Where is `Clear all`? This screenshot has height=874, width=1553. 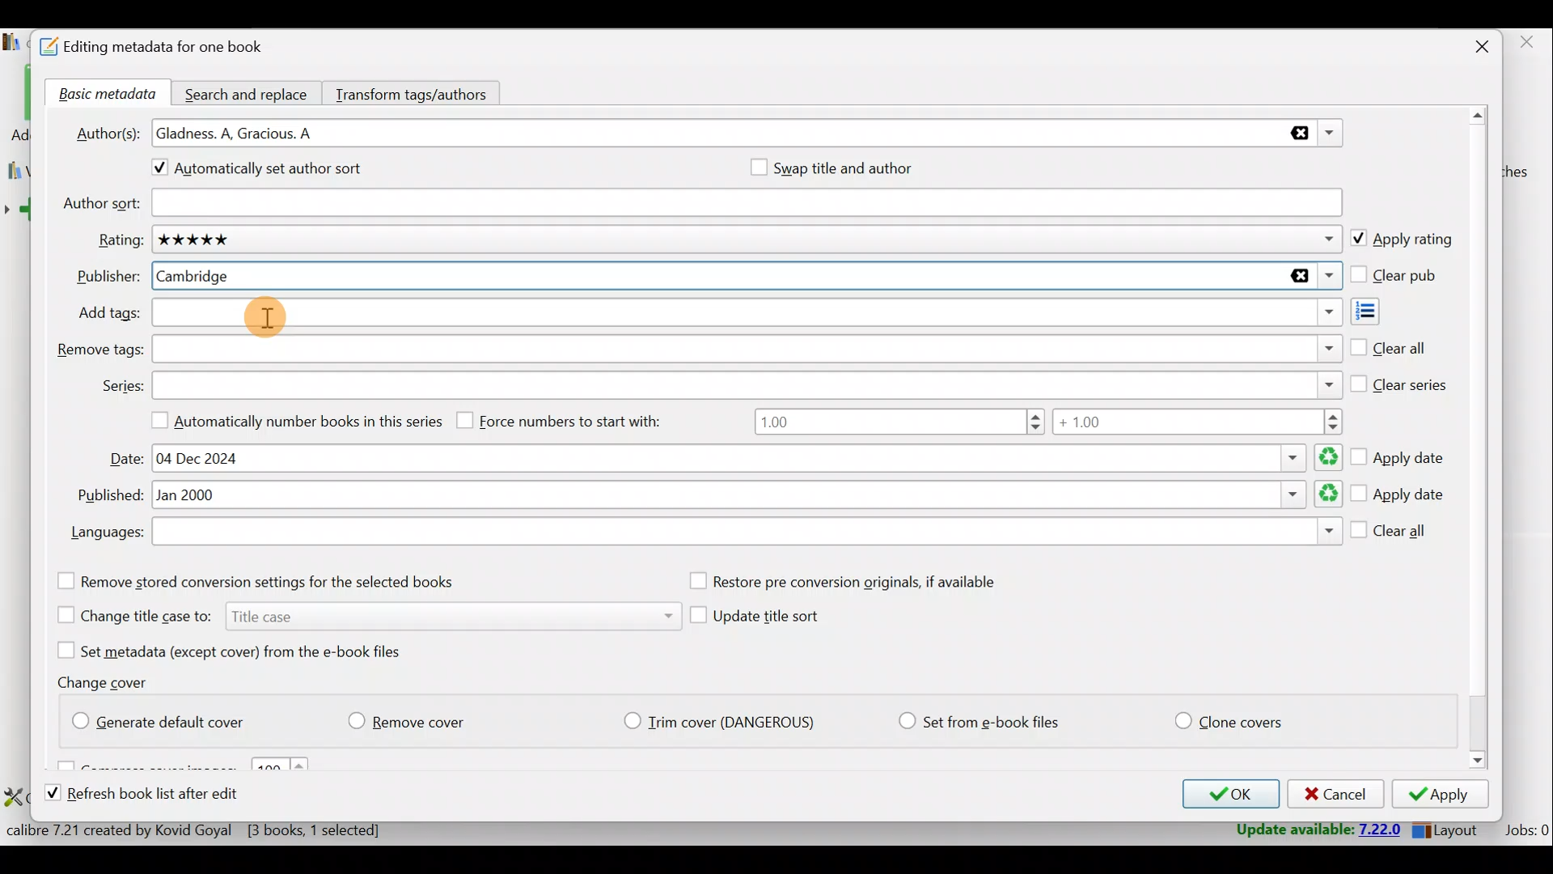
Clear all is located at coordinates (1391, 534).